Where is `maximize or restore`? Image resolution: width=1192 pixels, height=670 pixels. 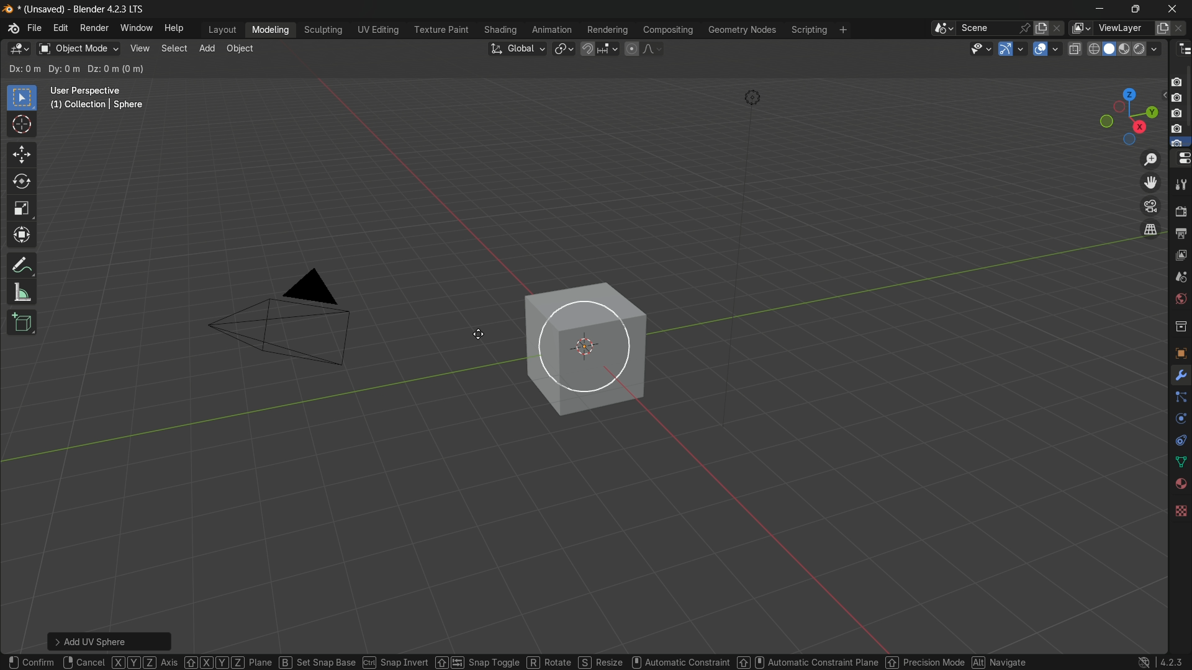
maximize or restore is located at coordinates (1137, 10).